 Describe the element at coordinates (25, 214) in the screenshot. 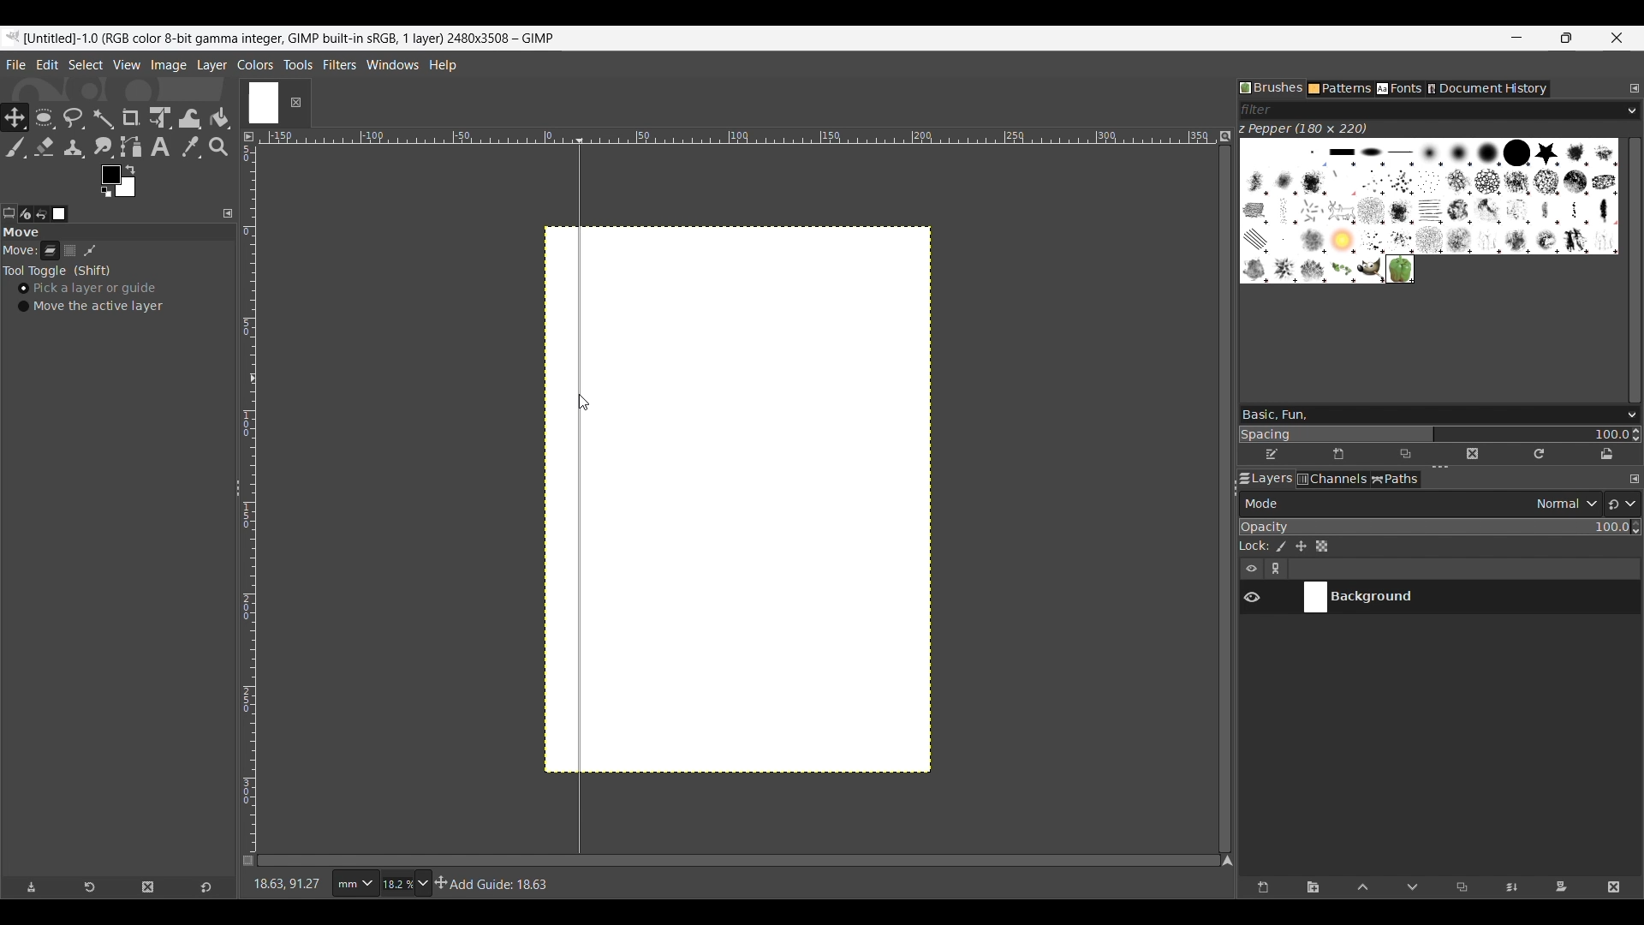

I see `Device status` at that location.